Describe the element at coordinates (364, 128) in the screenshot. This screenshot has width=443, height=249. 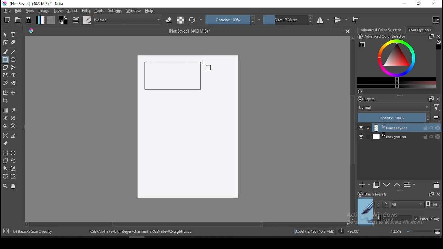
I see `layer visibility on/off` at that location.